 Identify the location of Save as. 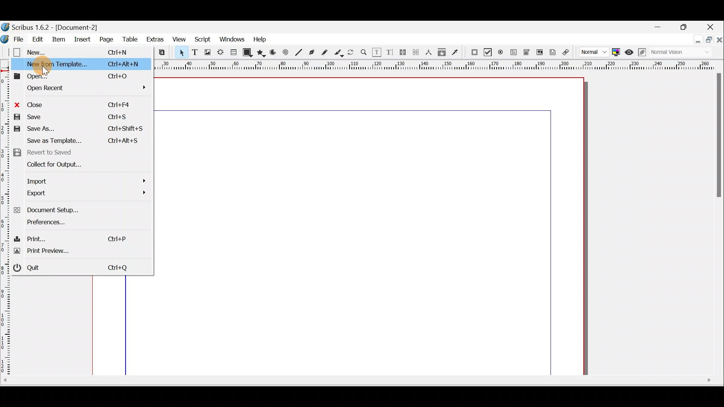
(79, 128).